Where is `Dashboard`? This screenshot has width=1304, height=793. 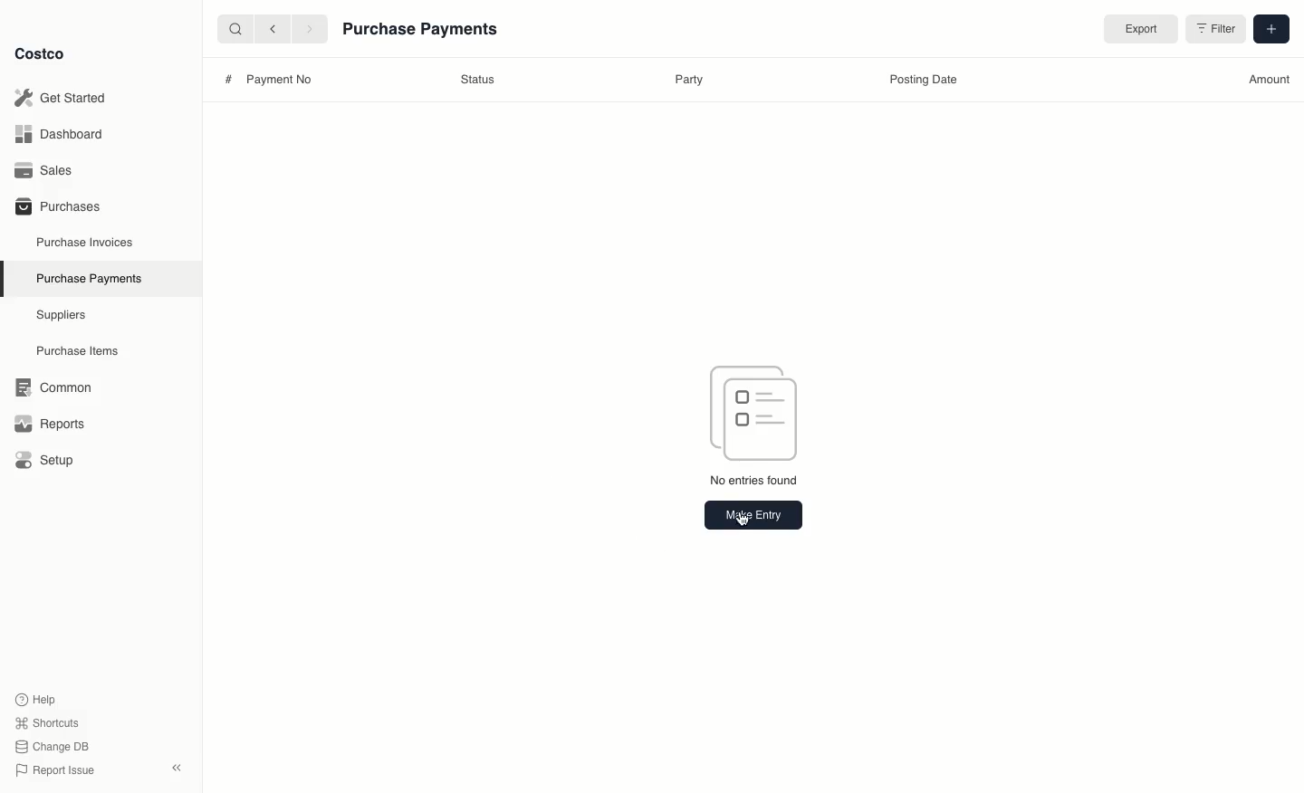 Dashboard is located at coordinates (64, 133).